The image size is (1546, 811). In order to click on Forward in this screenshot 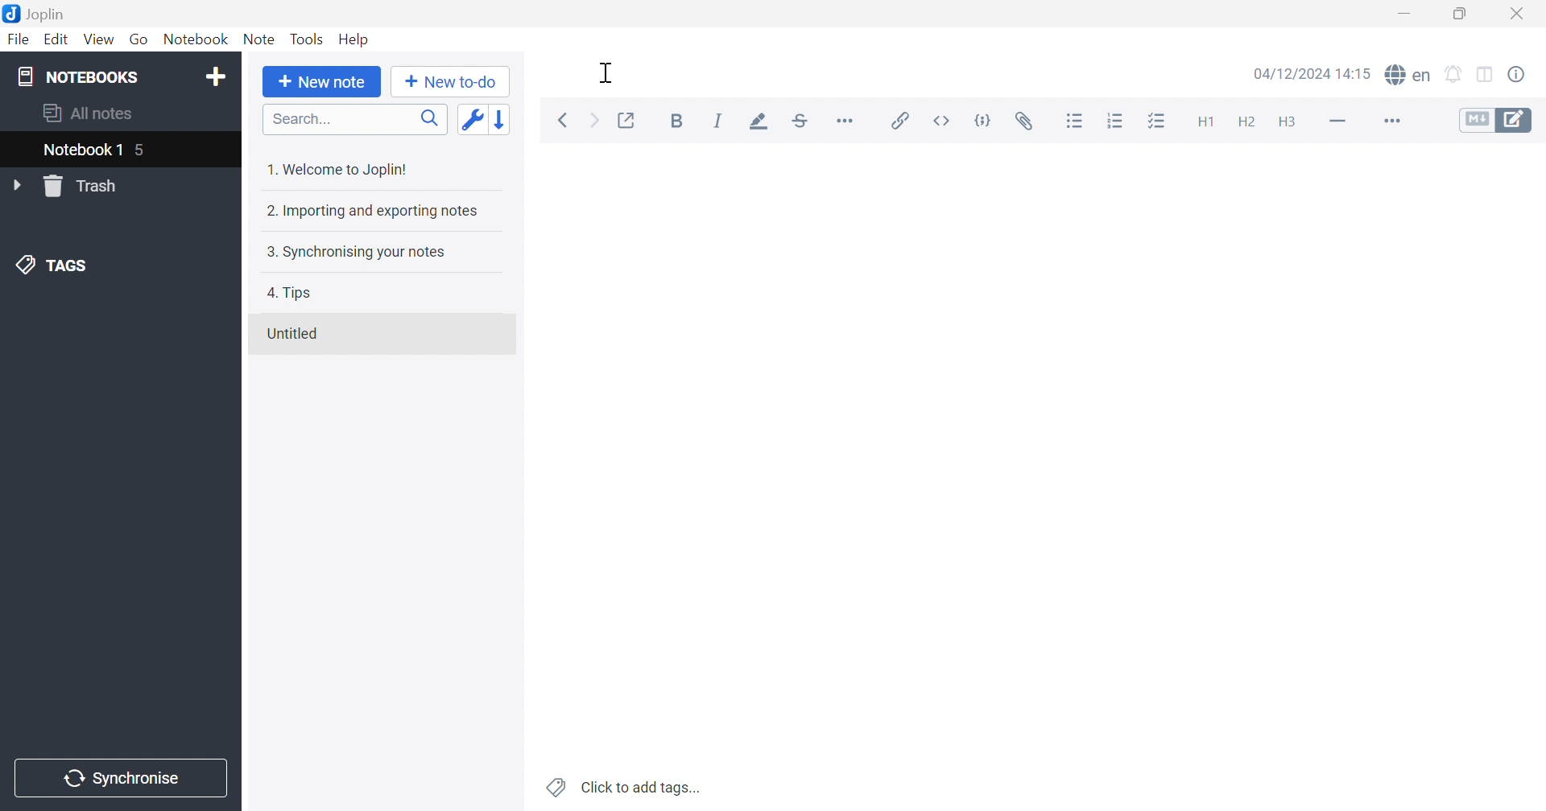, I will do `click(595, 122)`.